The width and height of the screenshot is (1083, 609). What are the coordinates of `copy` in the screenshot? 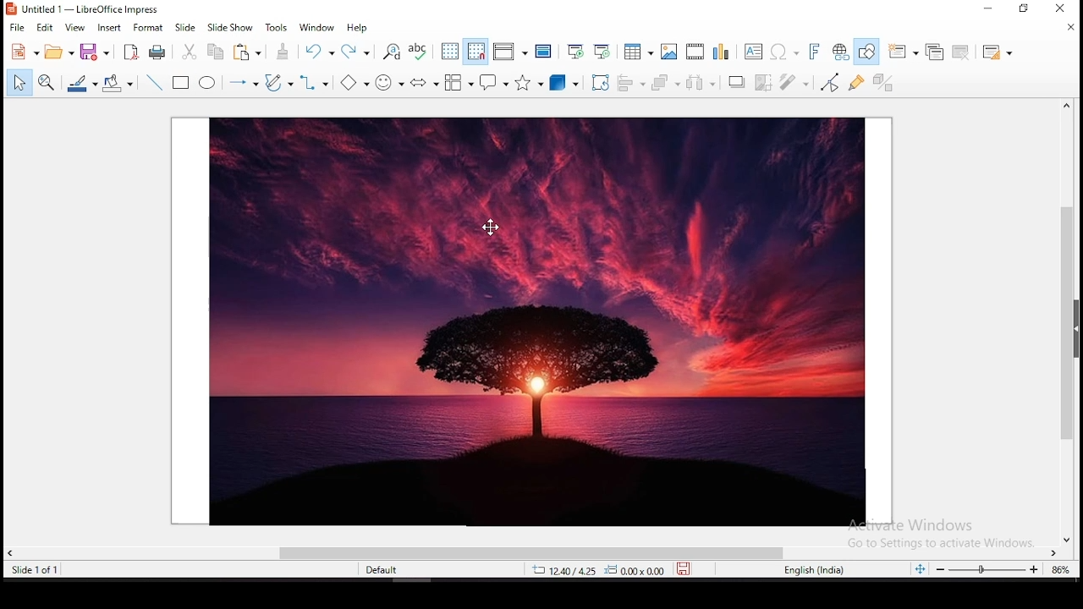 It's located at (215, 51).